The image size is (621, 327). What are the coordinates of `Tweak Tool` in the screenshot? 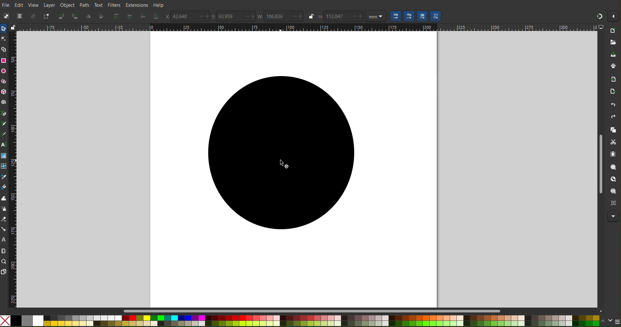 It's located at (4, 198).